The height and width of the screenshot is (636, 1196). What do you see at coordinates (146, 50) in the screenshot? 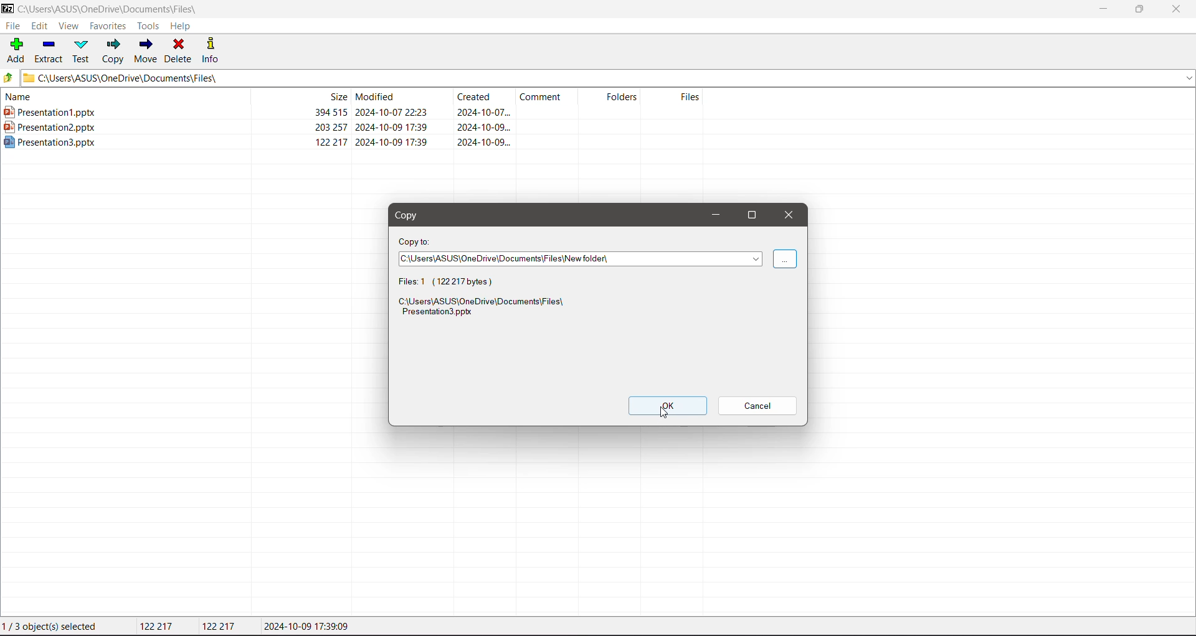
I see `Move` at bounding box center [146, 50].